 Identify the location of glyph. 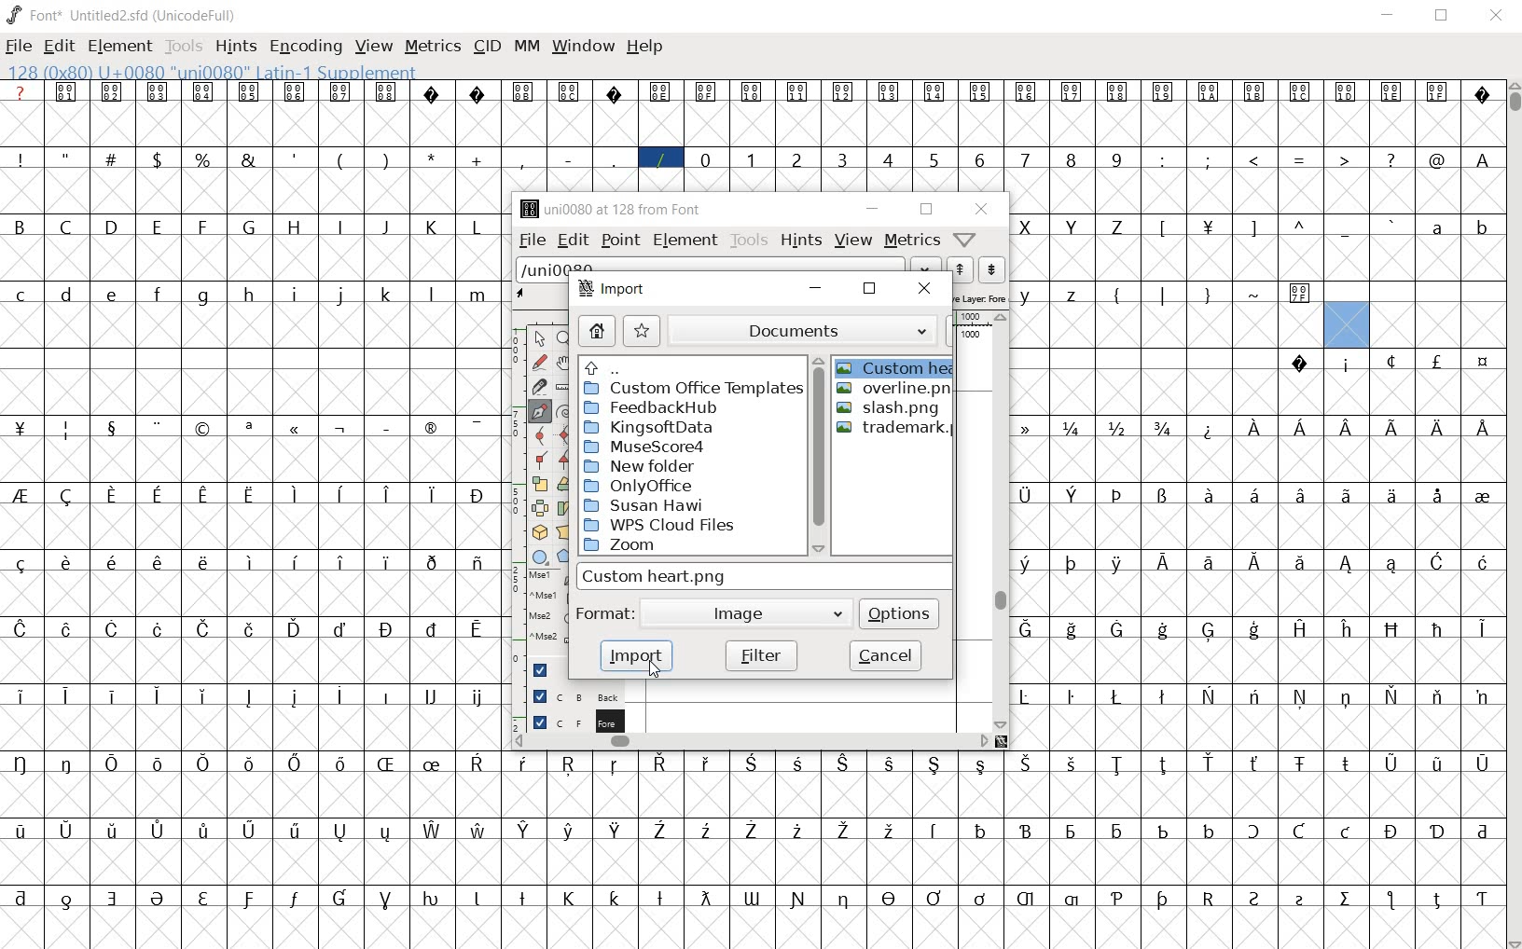
(1346, 899).